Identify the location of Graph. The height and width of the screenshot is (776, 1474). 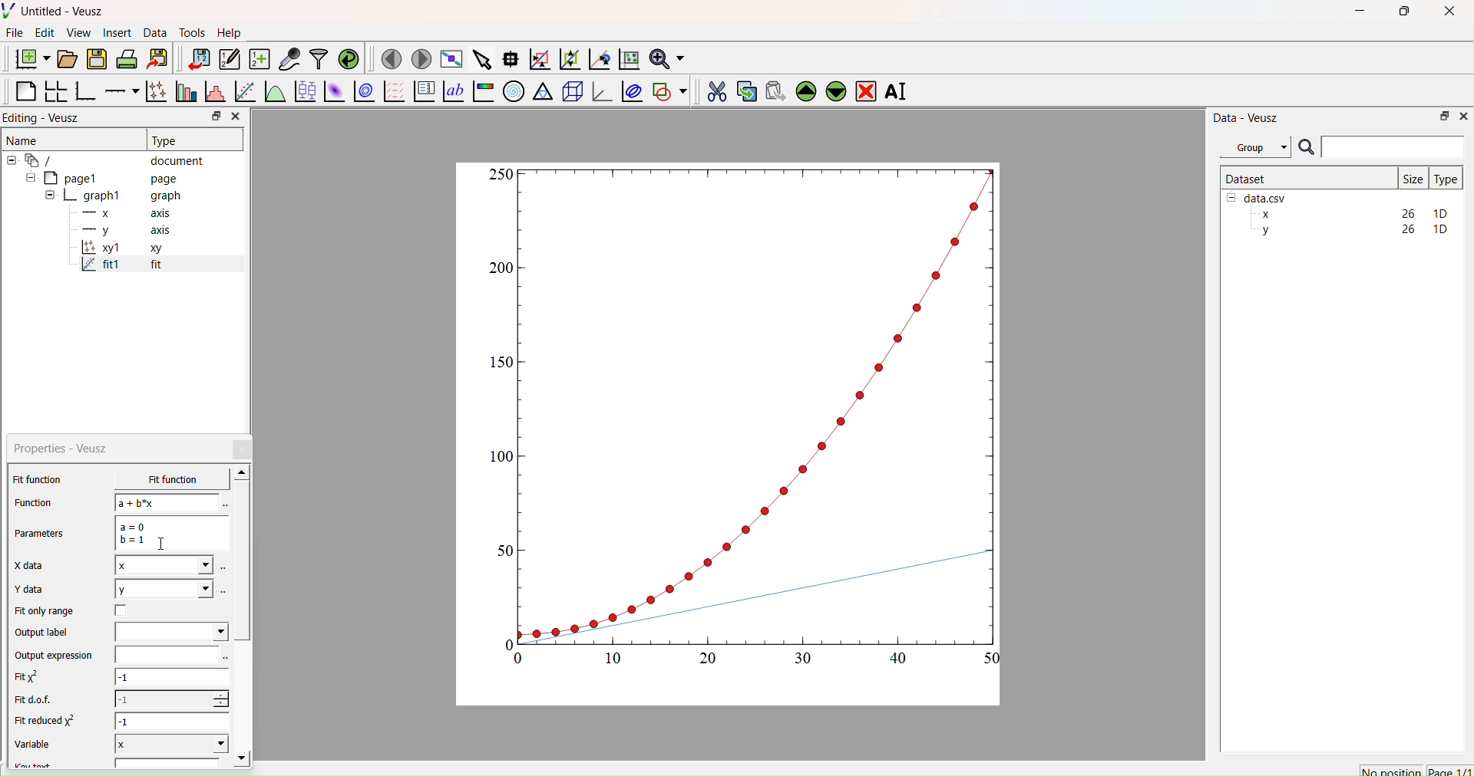
(747, 416).